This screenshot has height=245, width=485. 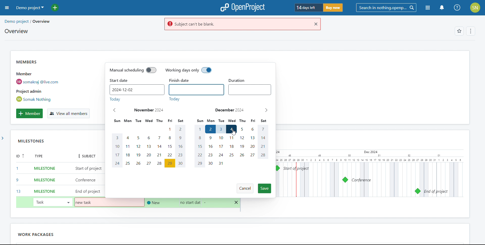 I want to click on demo project/overview, so click(x=27, y=21).